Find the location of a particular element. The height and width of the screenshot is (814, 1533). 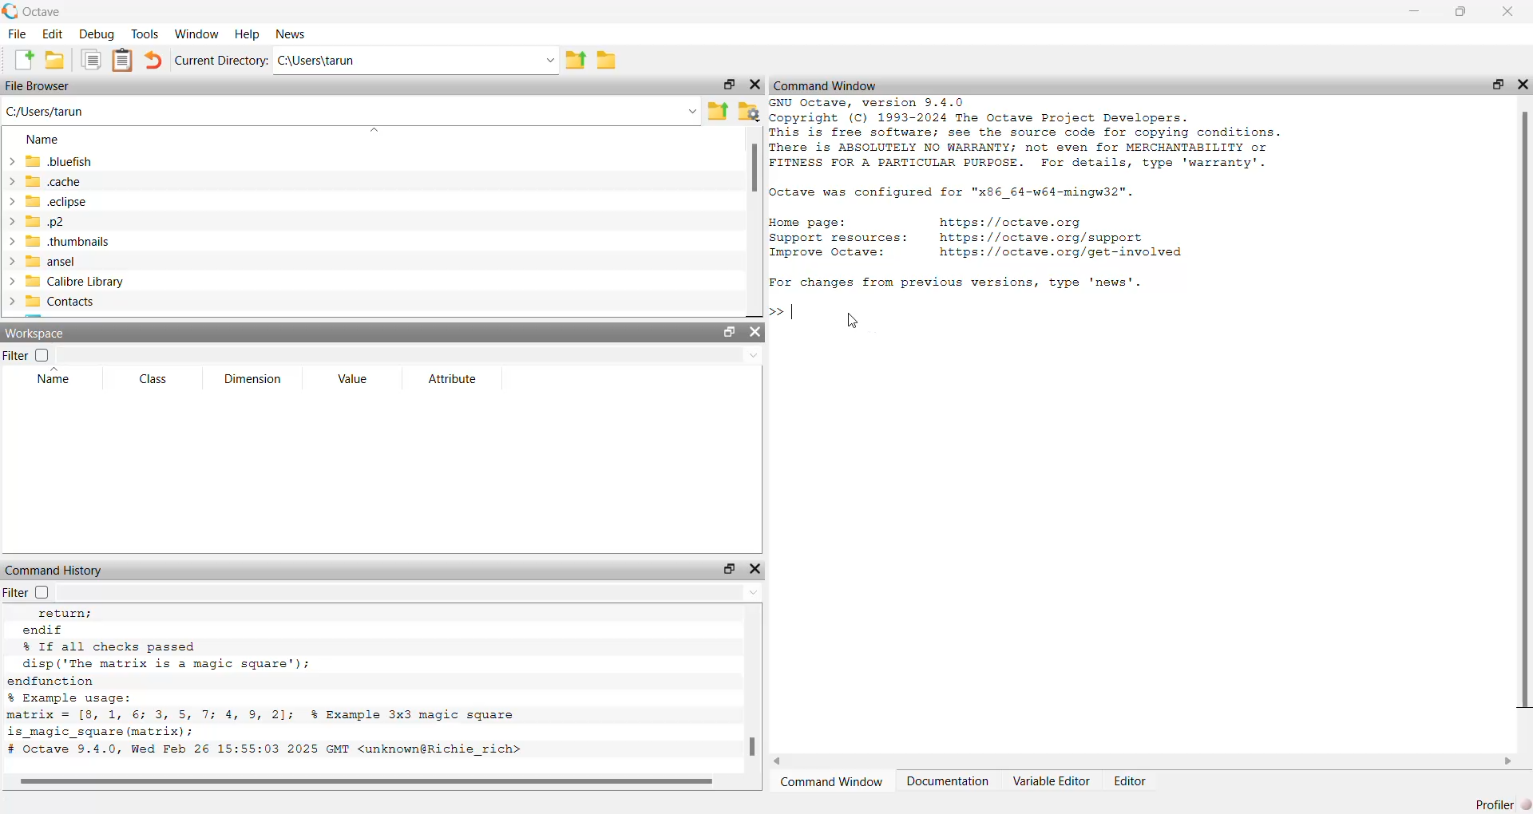

close is located at coordinates (755, 331).